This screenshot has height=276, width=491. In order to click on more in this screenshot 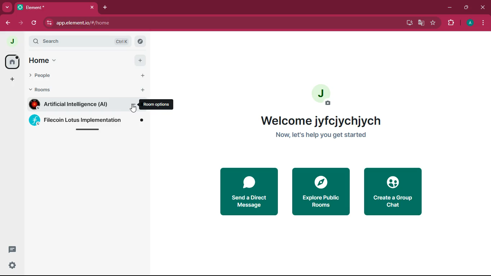, I will do `click(8, 8)`.